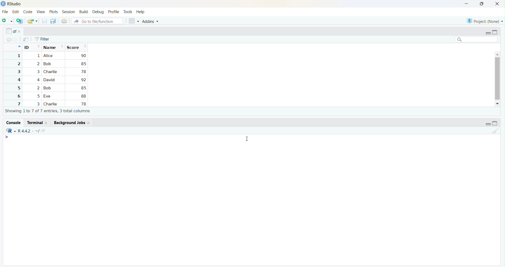 Image resolution: width=505 pixels, height=267 pixels. What do you see at coordinates (83, 72) in the screenshot?
I see `78` at bounding box center [83, 72].